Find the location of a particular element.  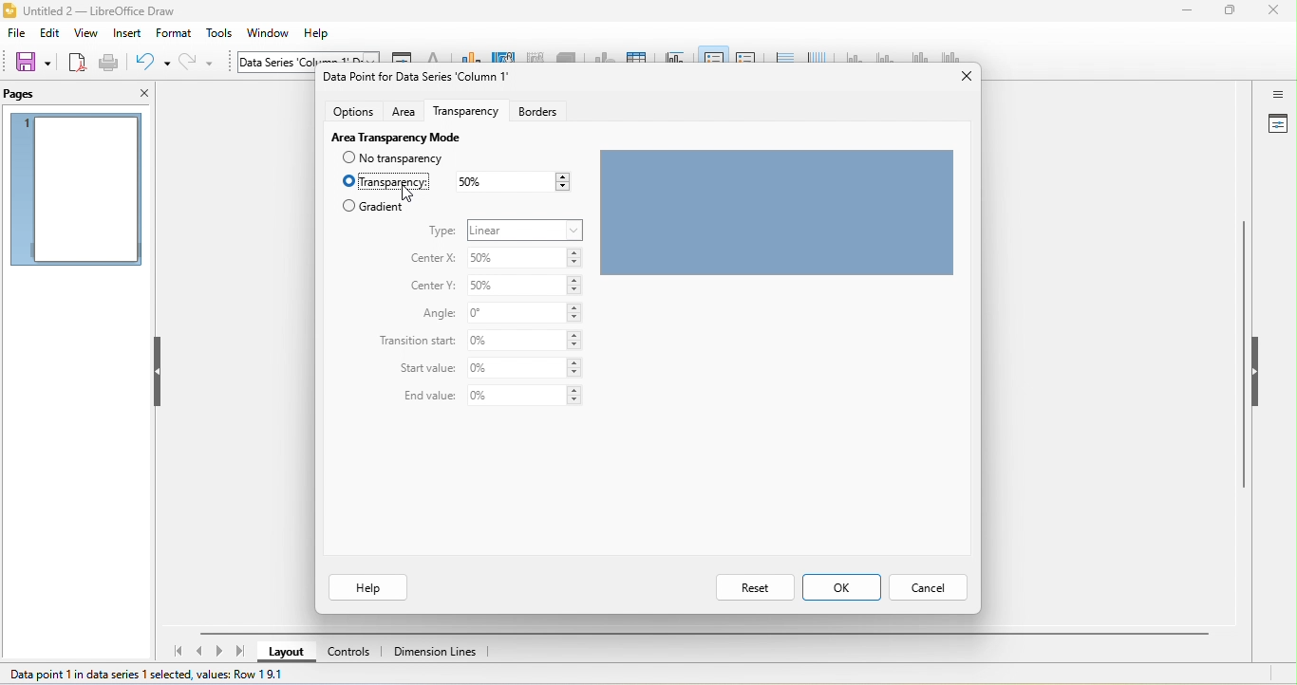

horizontal scroll bar is located at coordinates (702, 634).